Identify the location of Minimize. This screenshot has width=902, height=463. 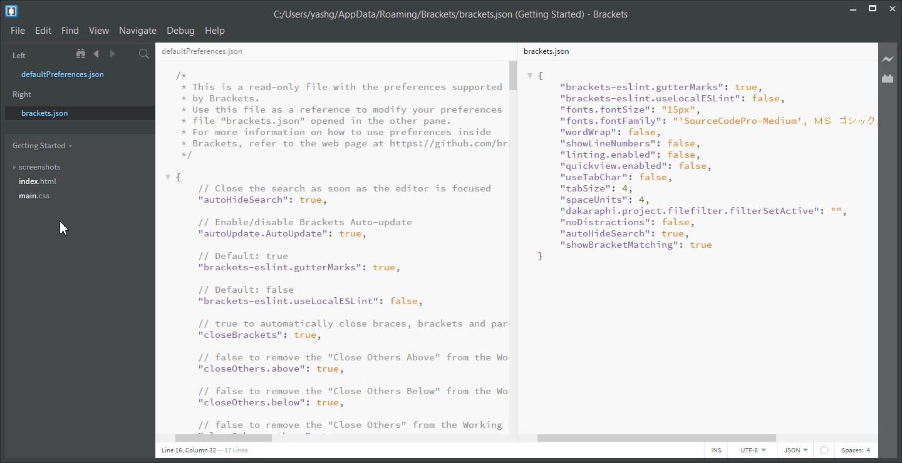
(853, 7).